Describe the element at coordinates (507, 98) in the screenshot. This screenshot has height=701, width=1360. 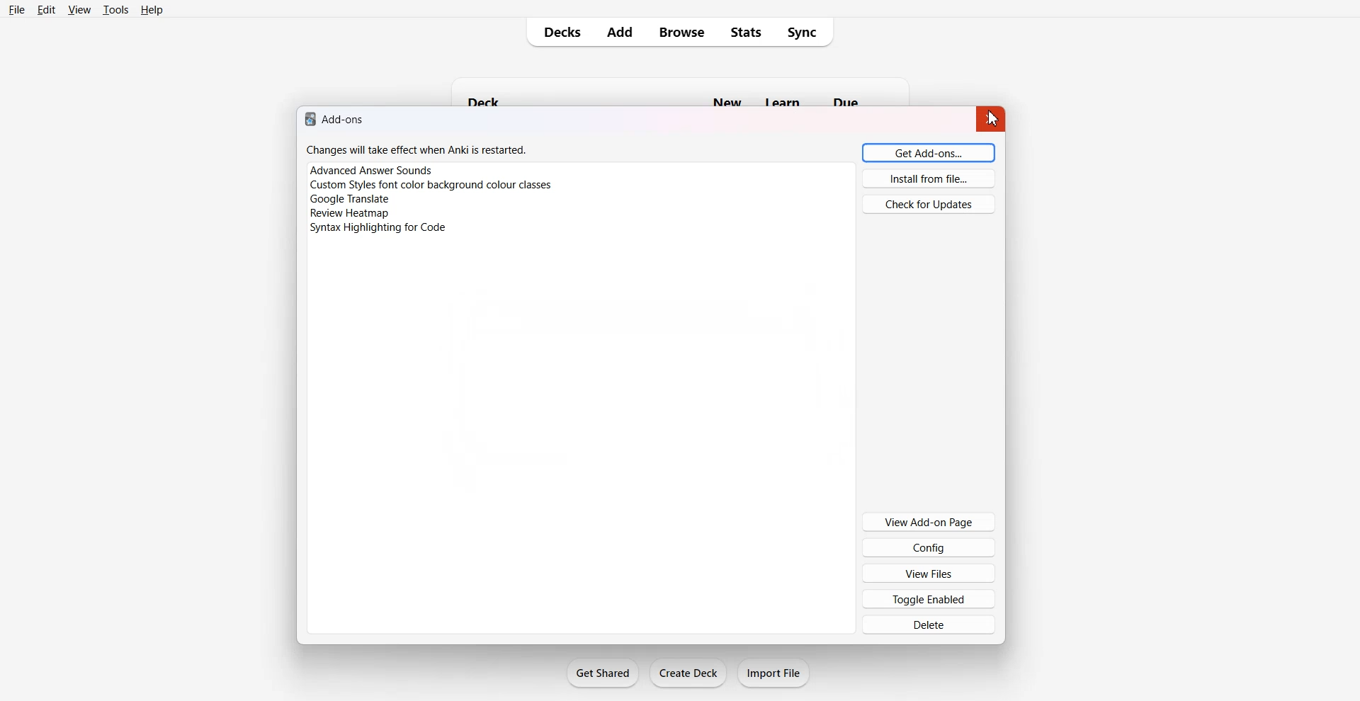
I see `deck` at that location.